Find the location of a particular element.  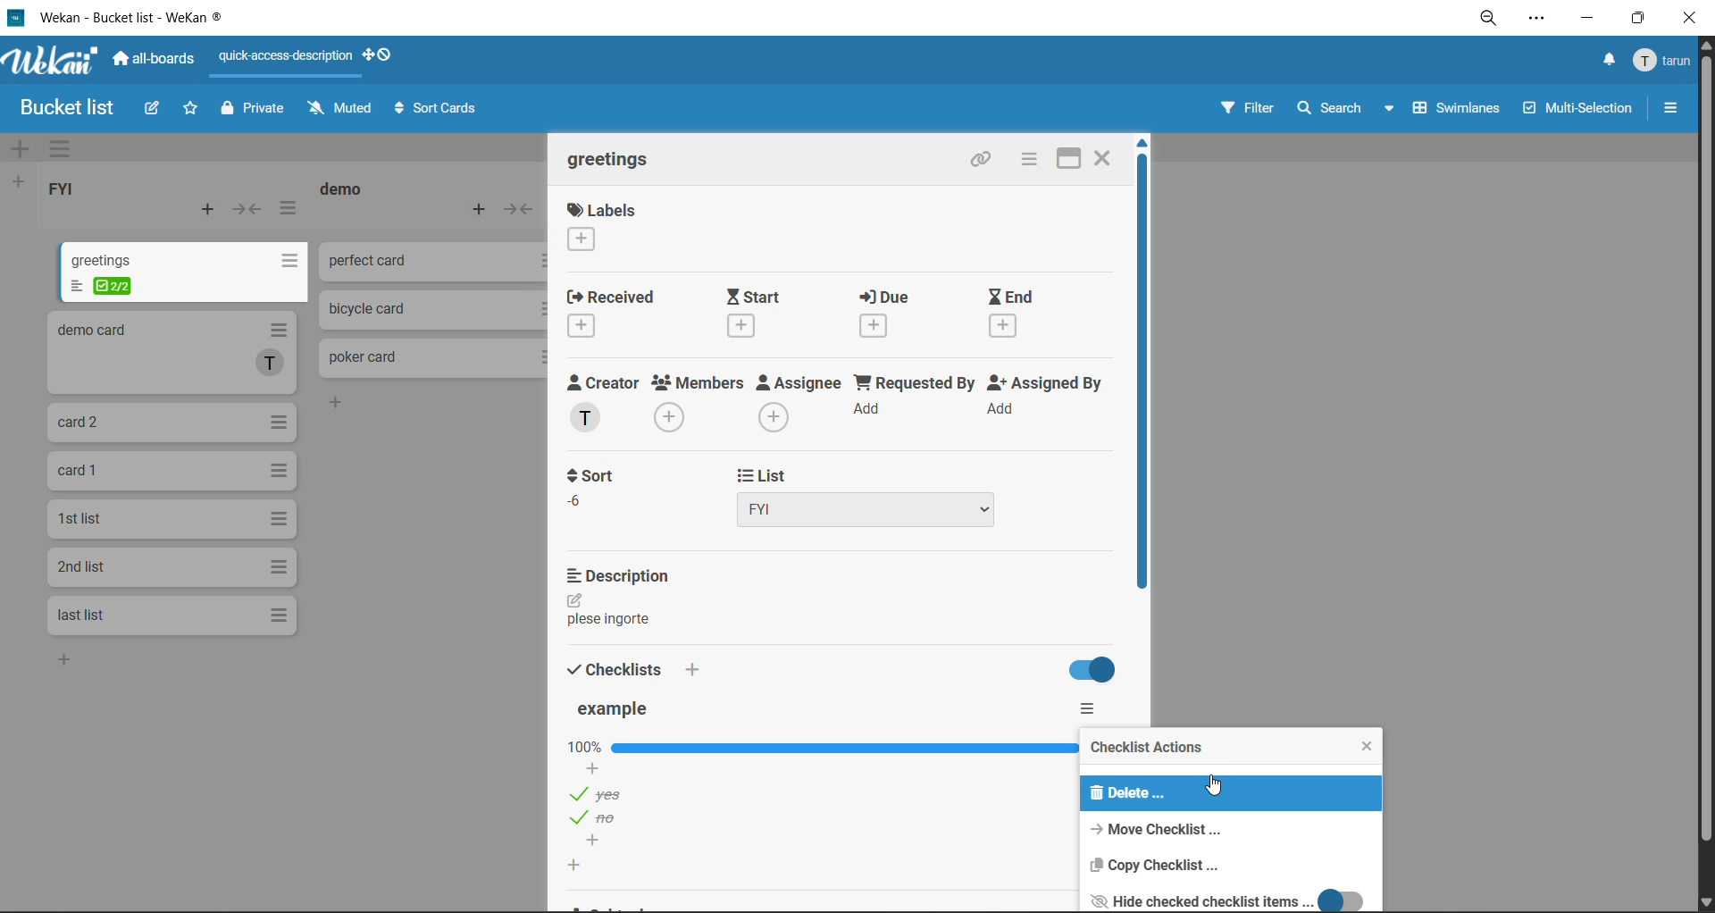

cards is located at coordinates (171, 423).